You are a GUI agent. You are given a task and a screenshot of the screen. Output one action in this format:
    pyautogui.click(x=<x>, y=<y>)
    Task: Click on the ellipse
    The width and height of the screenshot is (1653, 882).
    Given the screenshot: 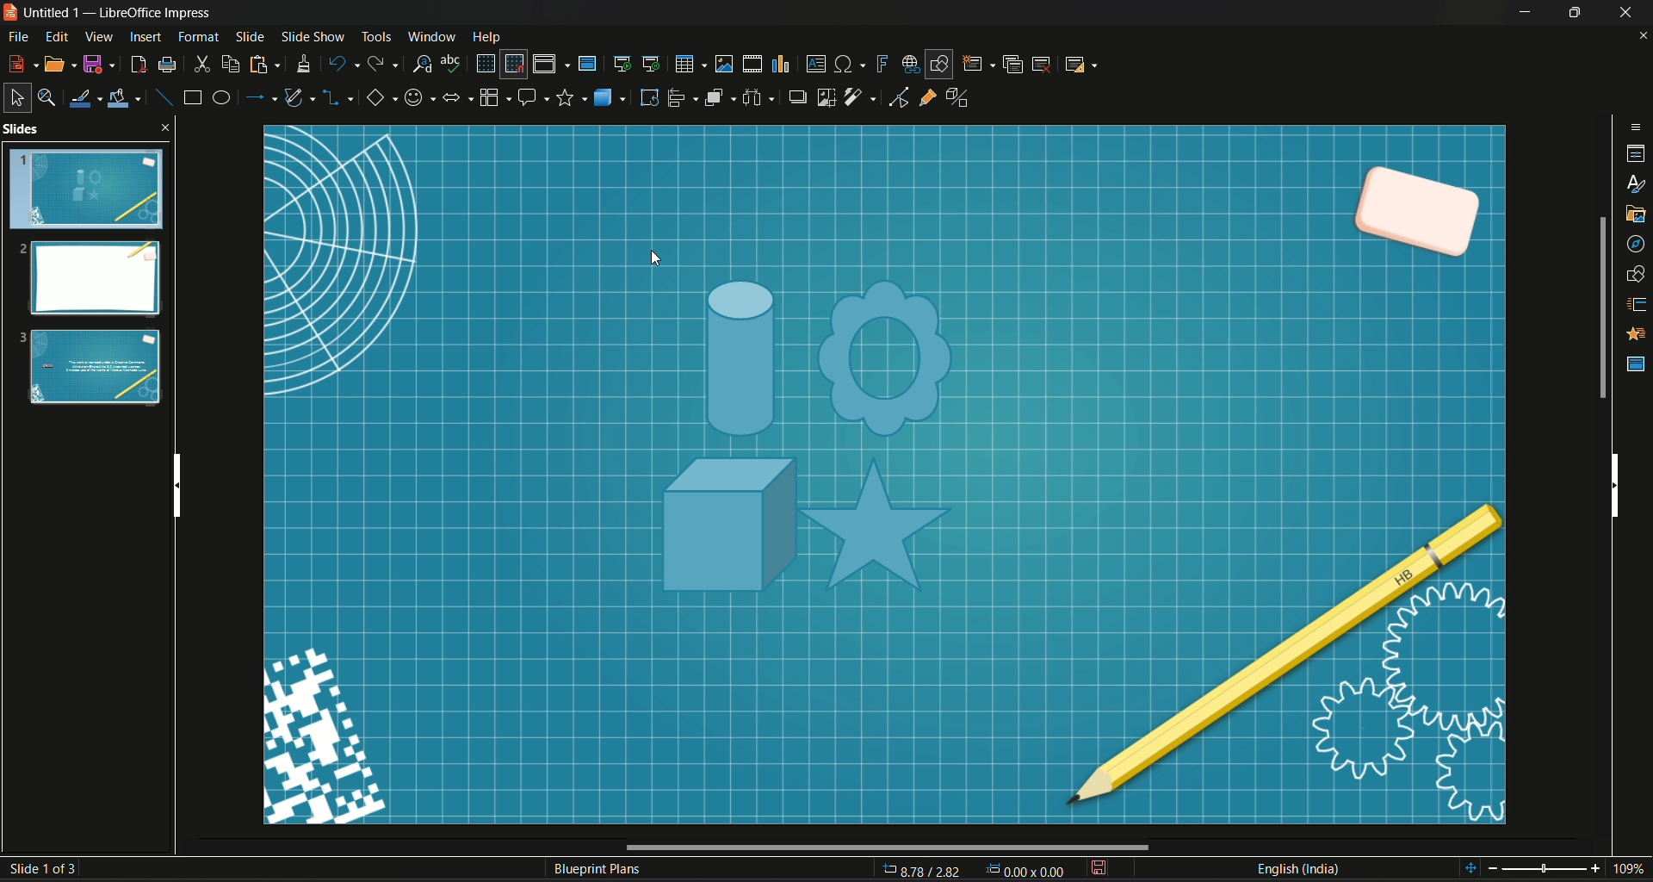 What is the action you would take?
    pyautogui.click(x=220, y=96)
    